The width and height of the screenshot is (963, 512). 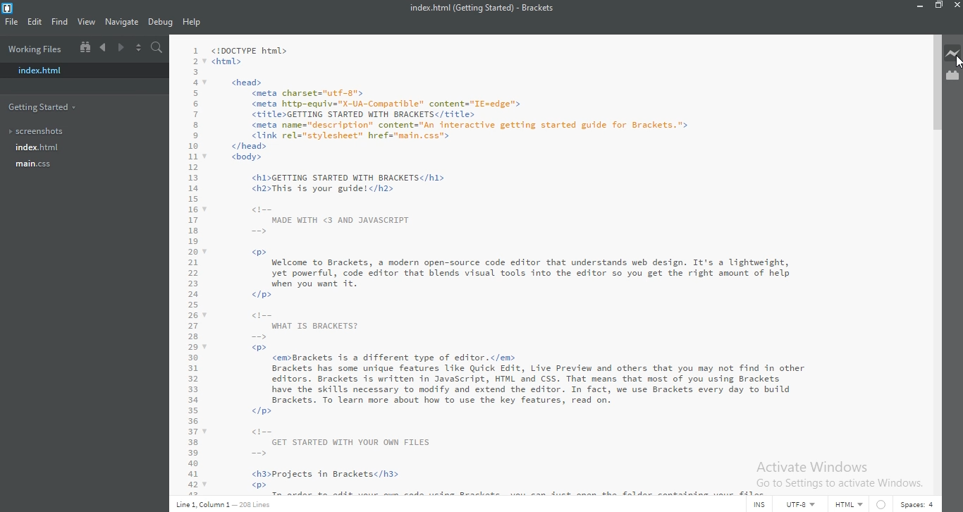 What do you see at coordinates (546, 265) in the screenshot?
I see `welcome page code` at bounding box center [546, 265].